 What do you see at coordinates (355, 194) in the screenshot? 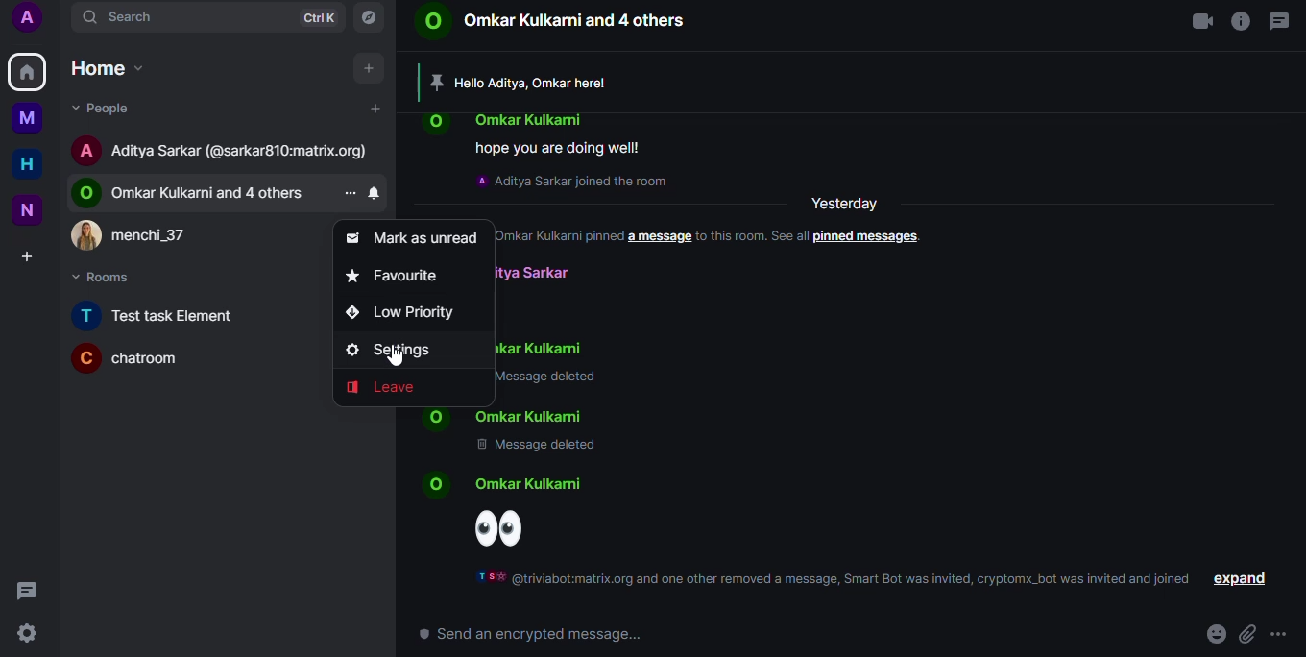
I see `room options` at bounding box center [355, 194].